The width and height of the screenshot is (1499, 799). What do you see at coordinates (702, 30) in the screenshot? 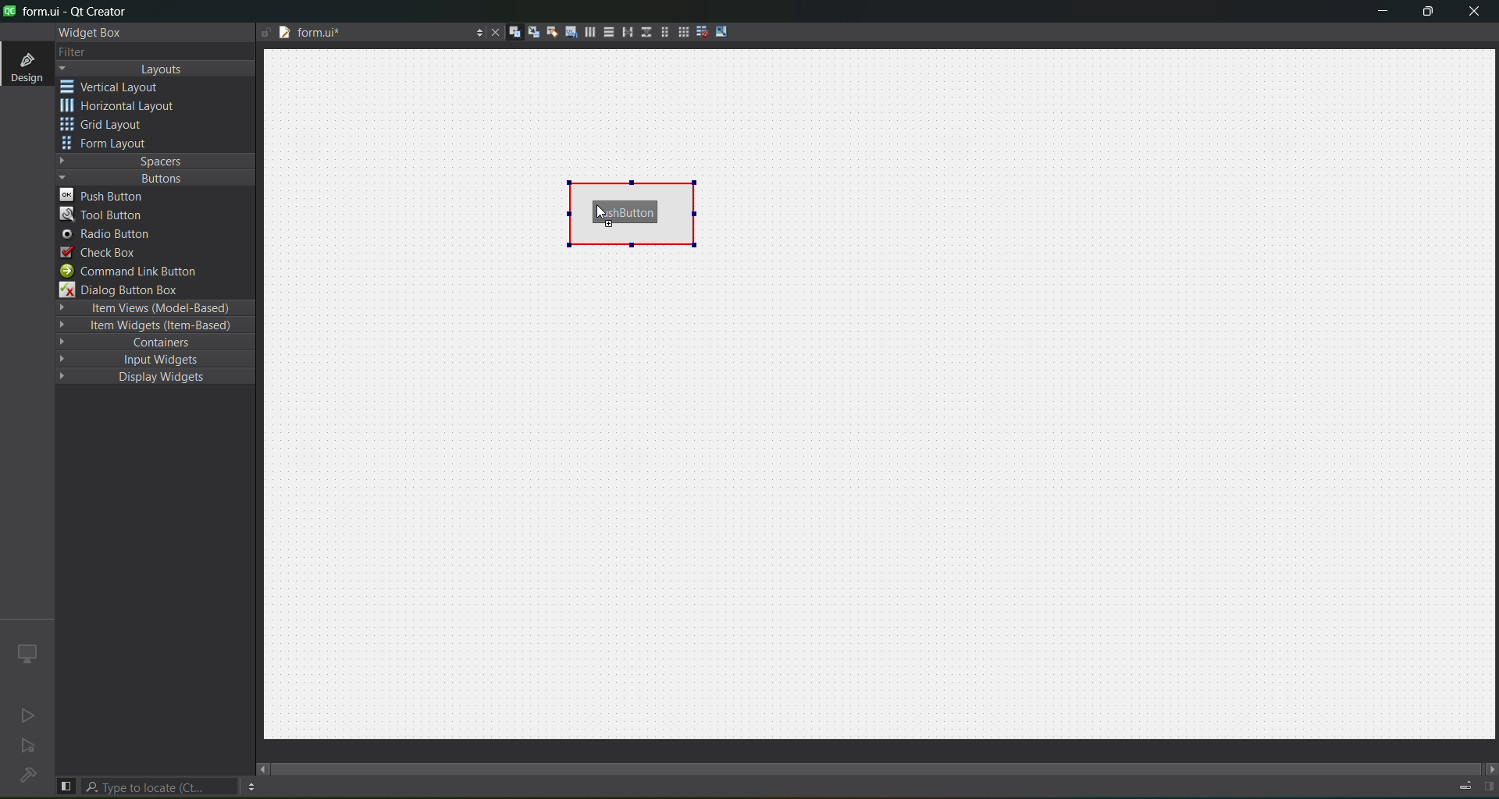
I see `break layout` at bounding box center [702, 30].